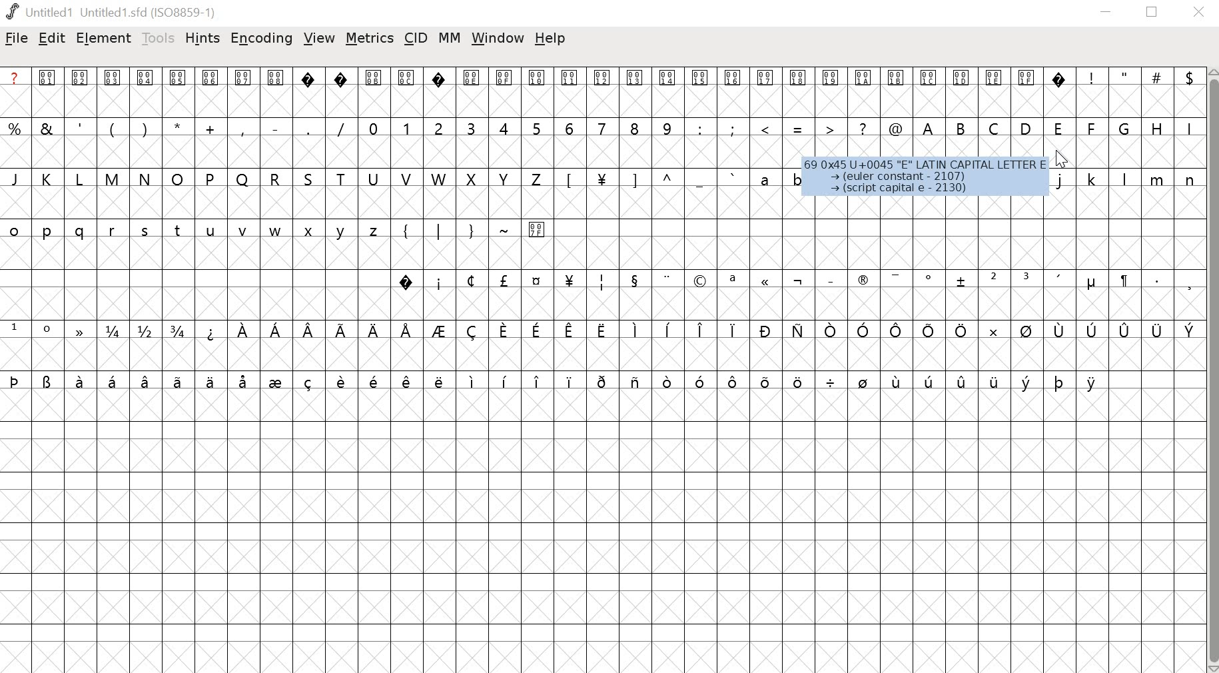  Describe the element at coordinates (101, 37) in the screenshot. I see `element` at that location.